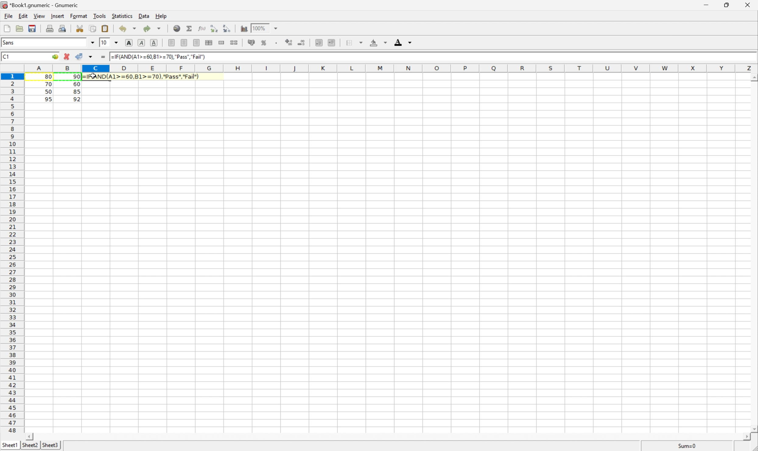 The image size is (758, 451). What do you see at coordinates (93, 43) in the screenshot?
I see `Drop Down` at bounding box center [93, 43].